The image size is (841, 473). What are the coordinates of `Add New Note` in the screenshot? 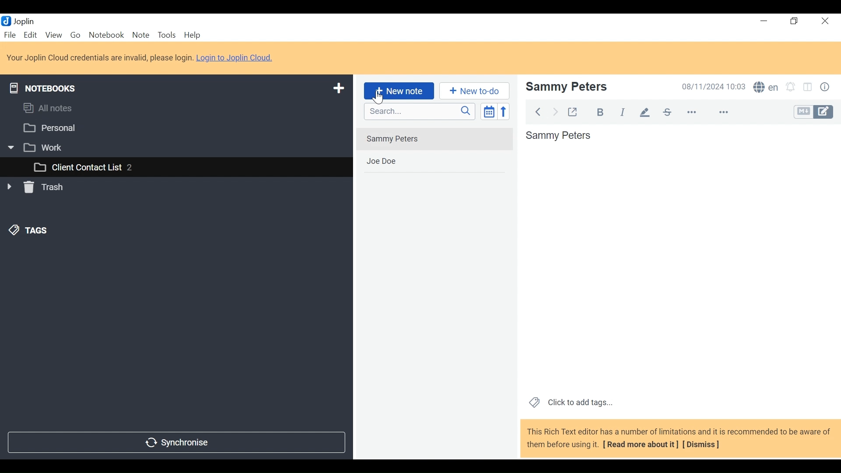 It's located at (399, 91).